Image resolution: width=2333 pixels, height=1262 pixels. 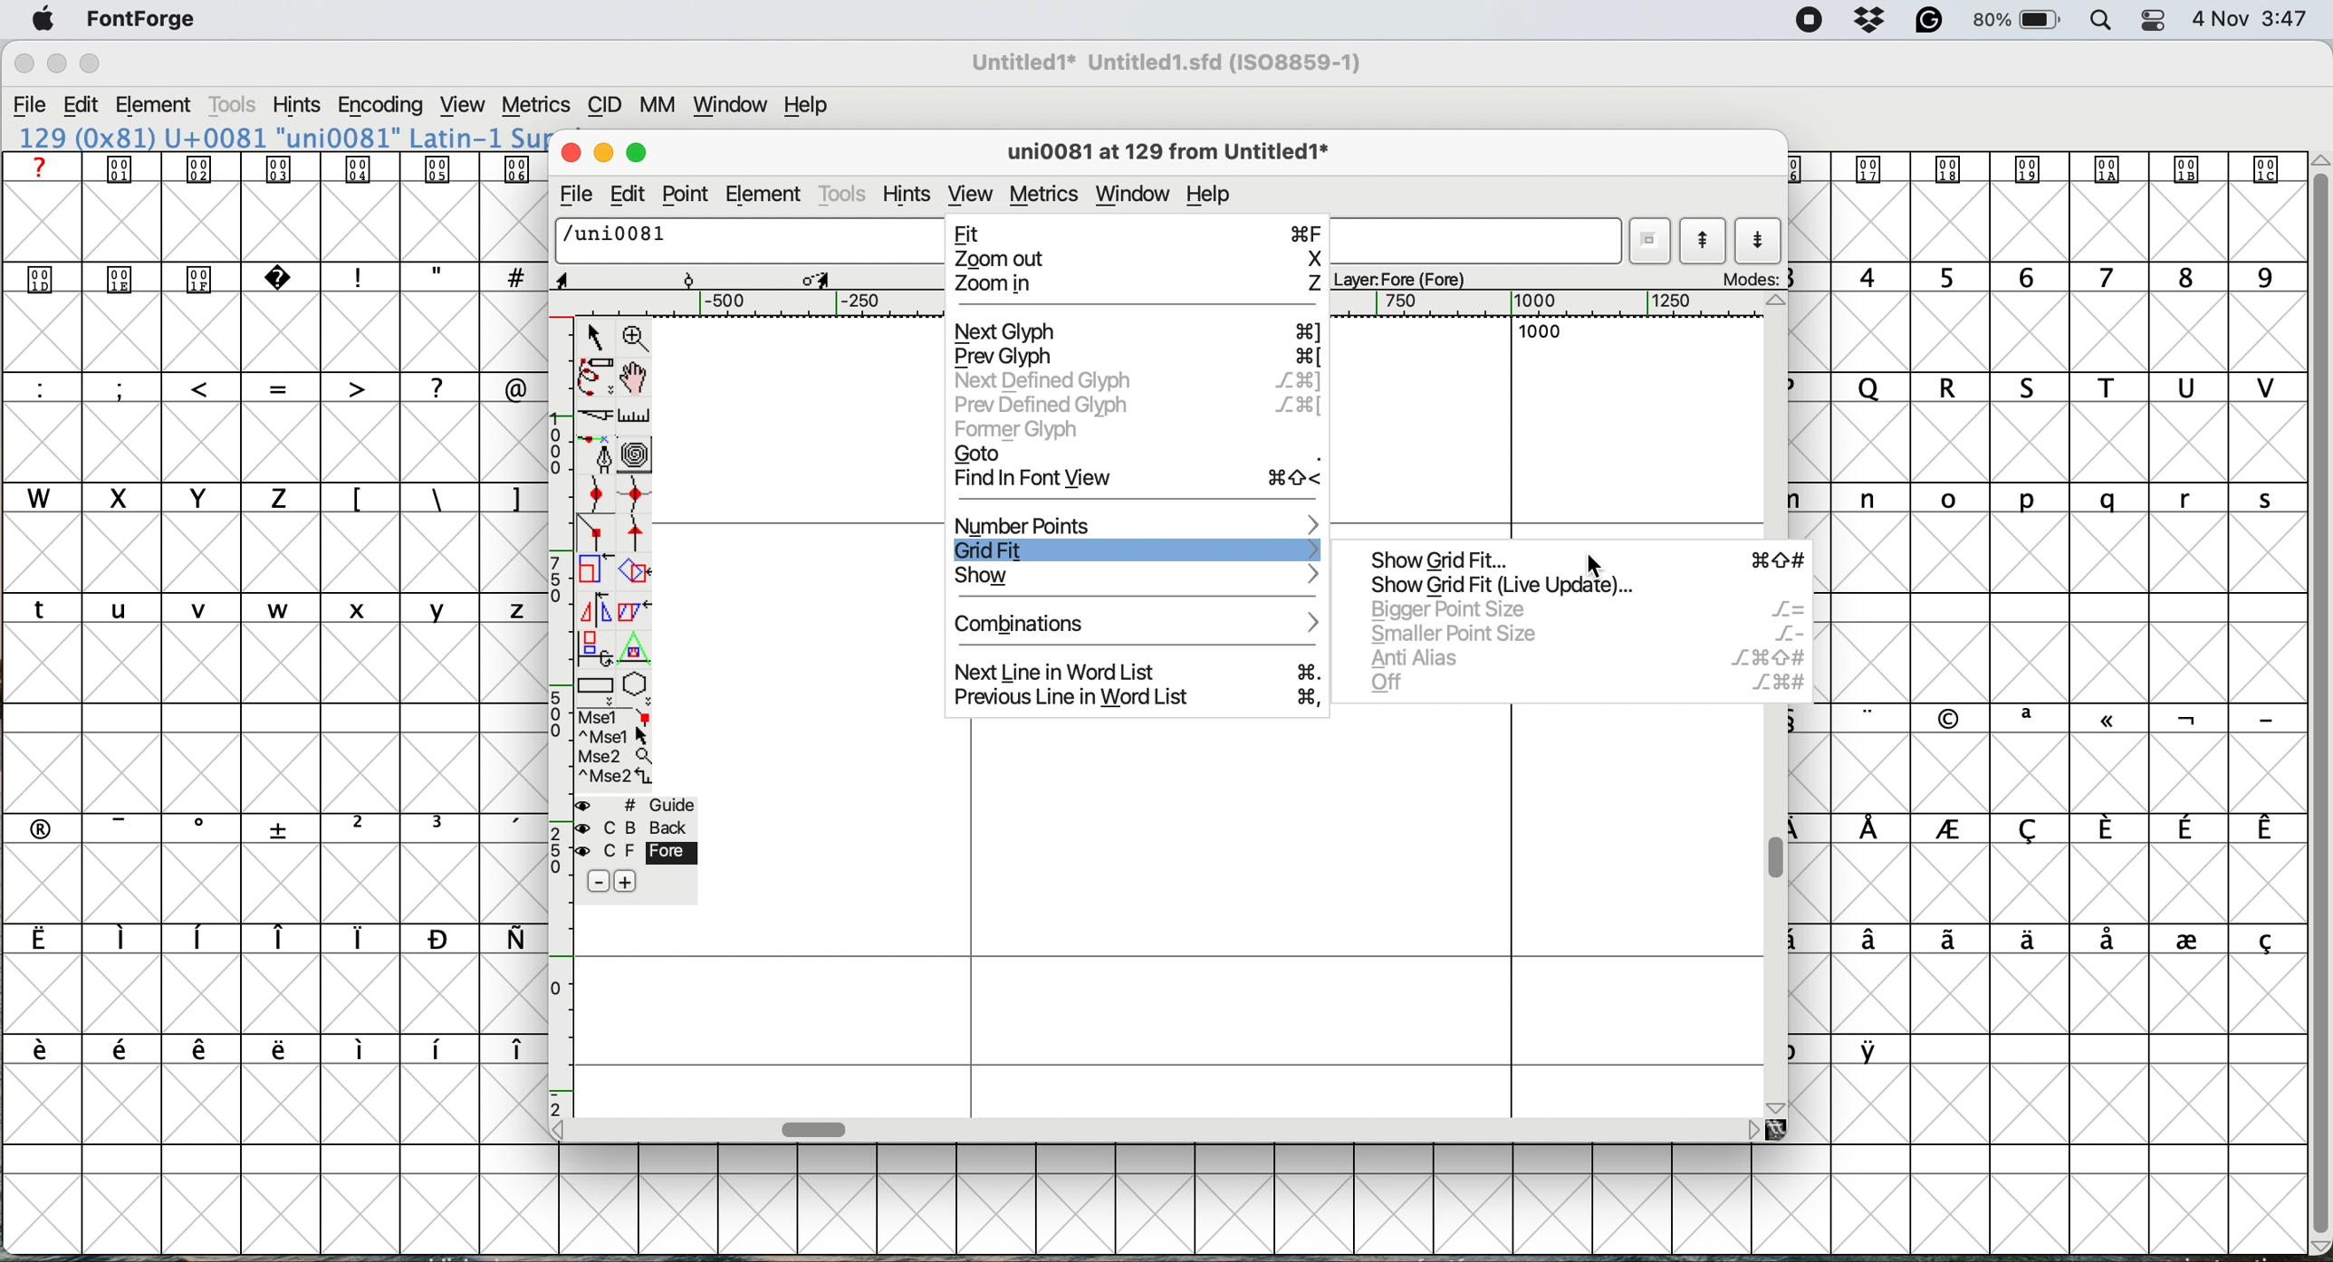 I want to click on Minus, so click(x=598, y=880).